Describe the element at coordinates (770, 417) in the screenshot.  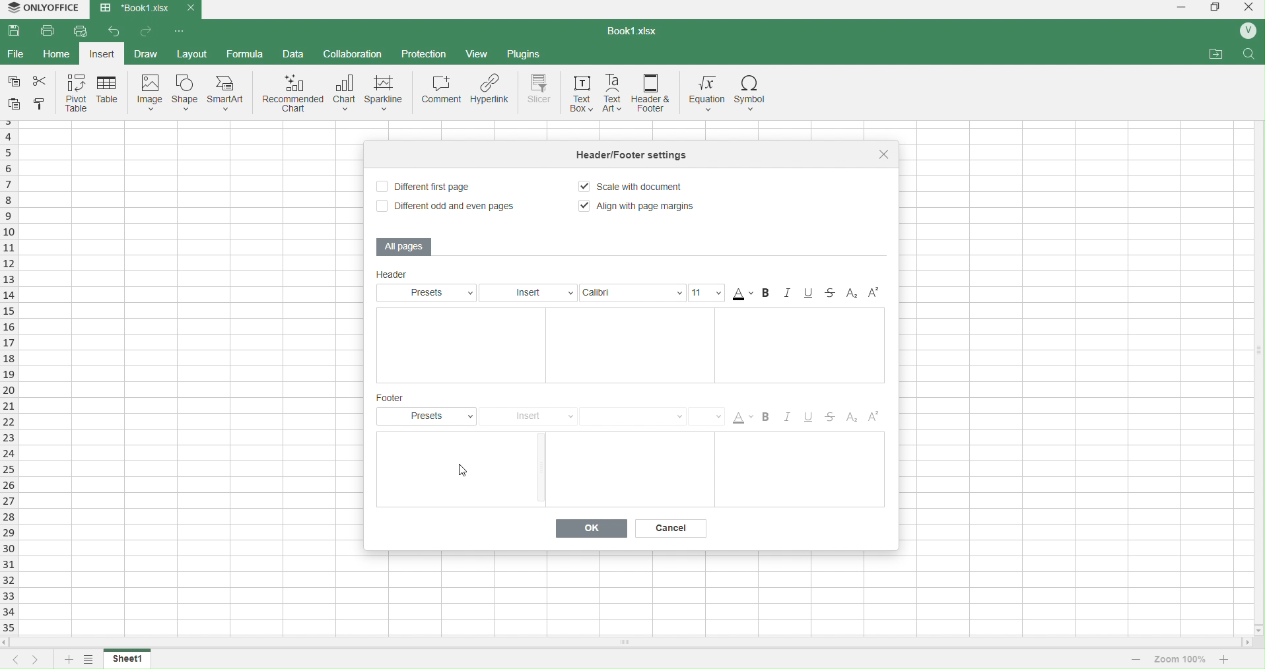
I see `Bold` at that location.